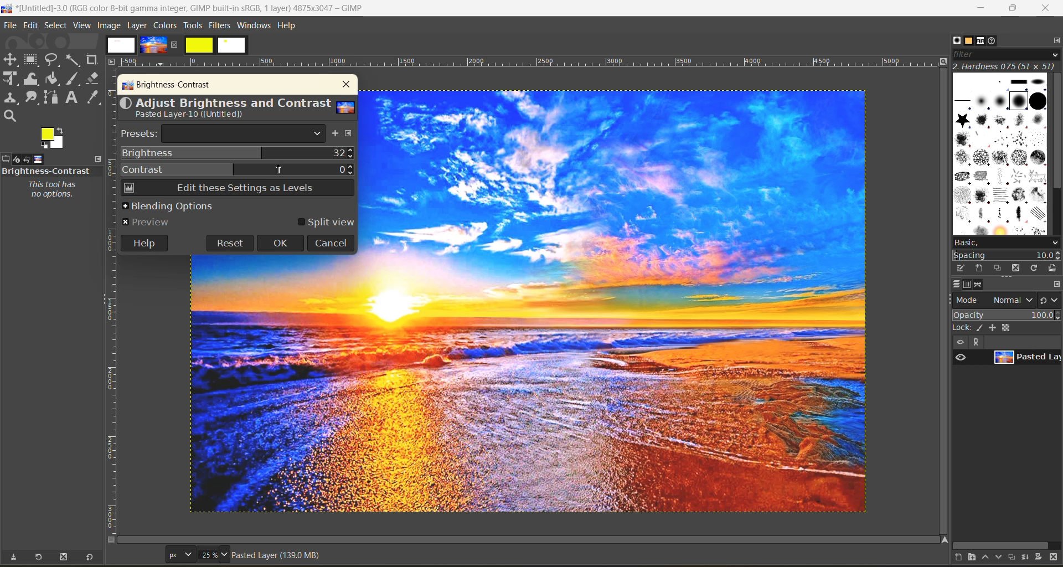 The height and width of the screenshot is (567, 1063). I want to click on filter, so click(1007, 54).